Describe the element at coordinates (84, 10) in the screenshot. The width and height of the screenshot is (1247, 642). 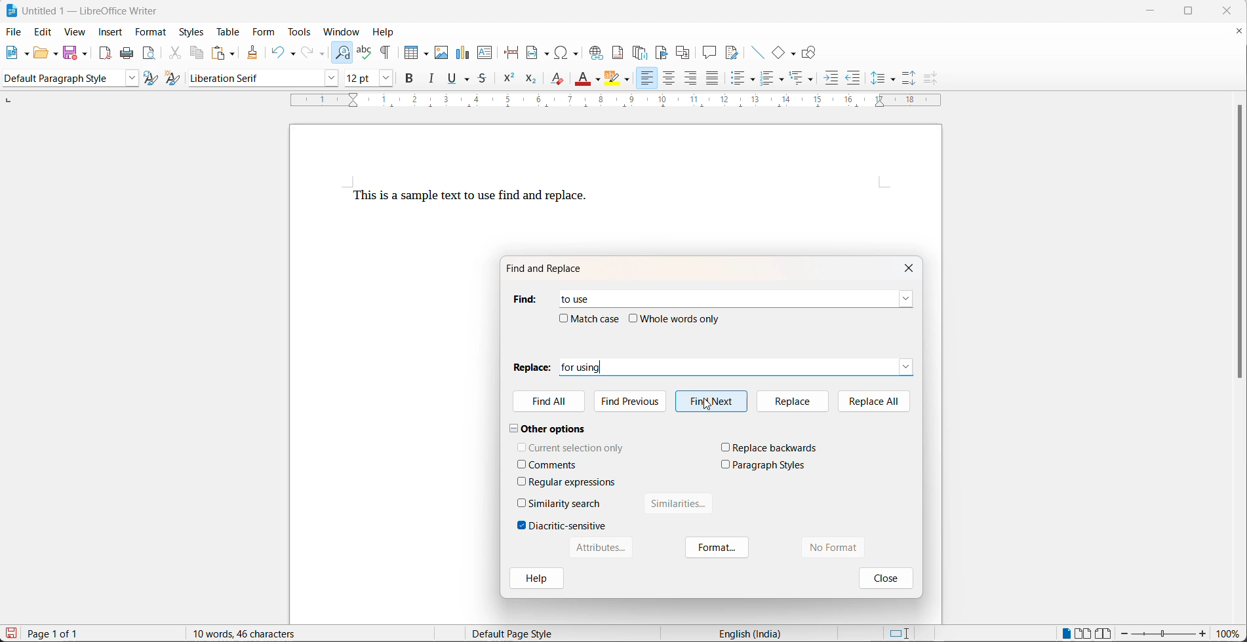
I see `Untitled 1 - LibreOffice Writer` at that location.